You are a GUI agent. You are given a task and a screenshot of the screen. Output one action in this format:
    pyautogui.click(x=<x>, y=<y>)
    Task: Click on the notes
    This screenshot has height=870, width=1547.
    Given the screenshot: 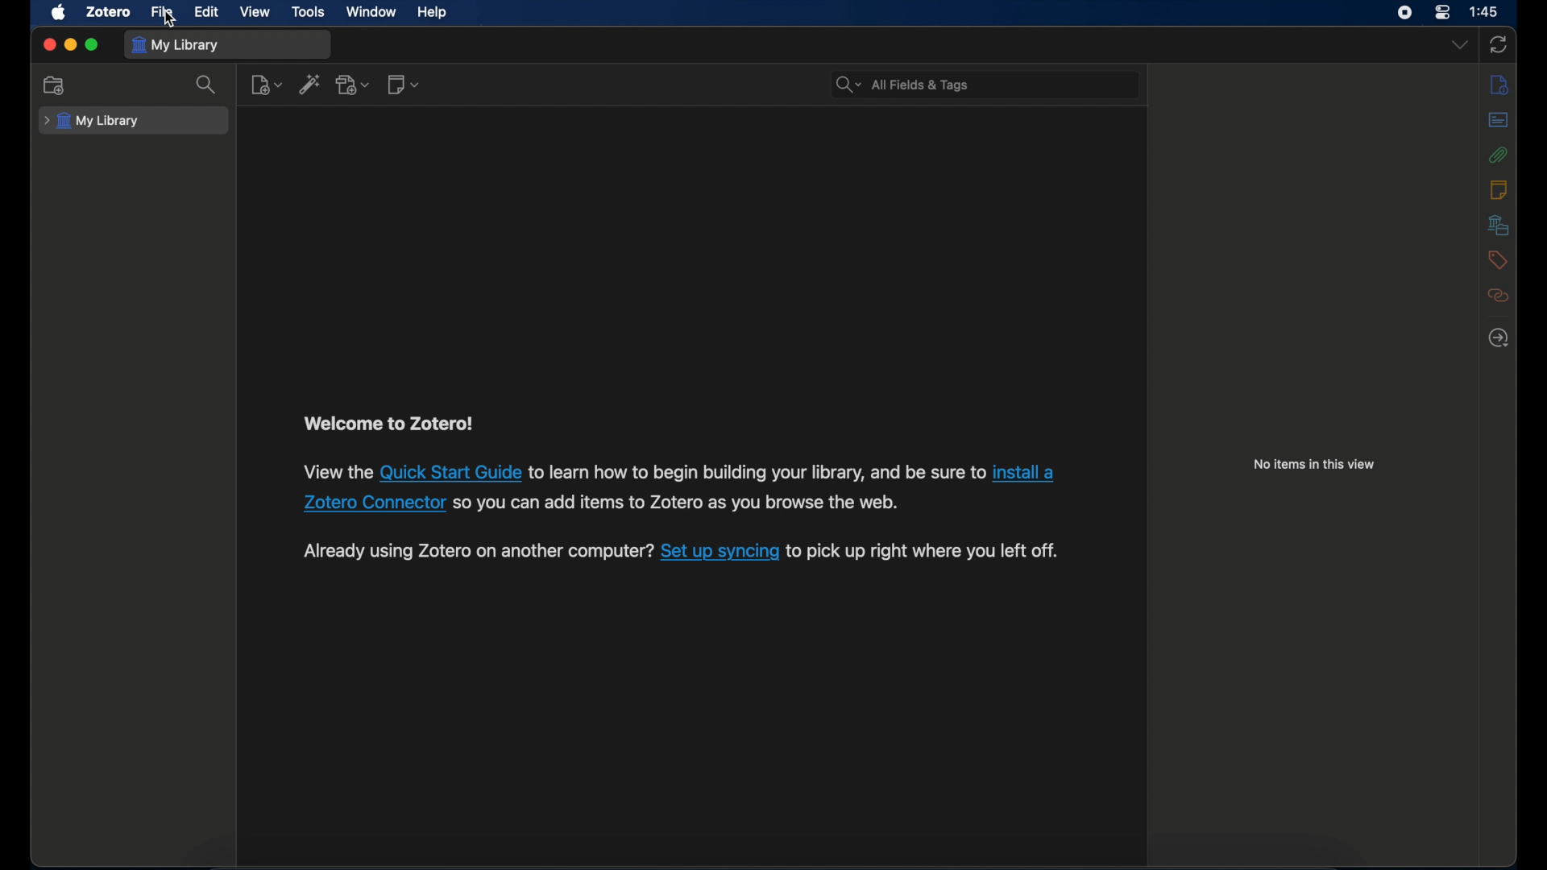 What is the action you would take?
    pyautogui.click(x=1499, y=190)
    